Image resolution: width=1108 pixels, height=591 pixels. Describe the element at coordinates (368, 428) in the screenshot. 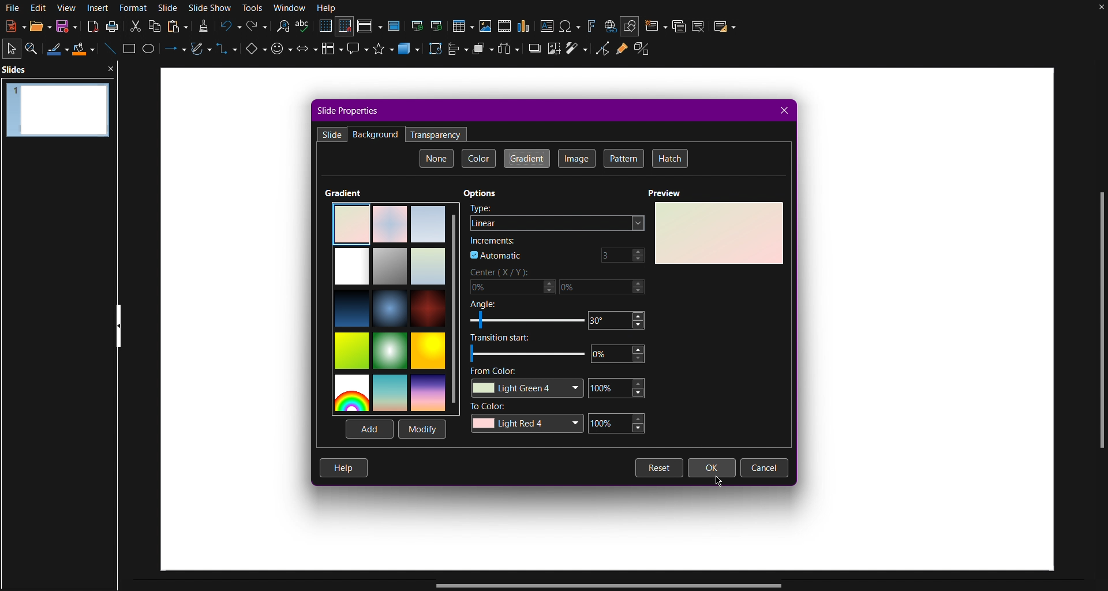

I see `Add` at that location.